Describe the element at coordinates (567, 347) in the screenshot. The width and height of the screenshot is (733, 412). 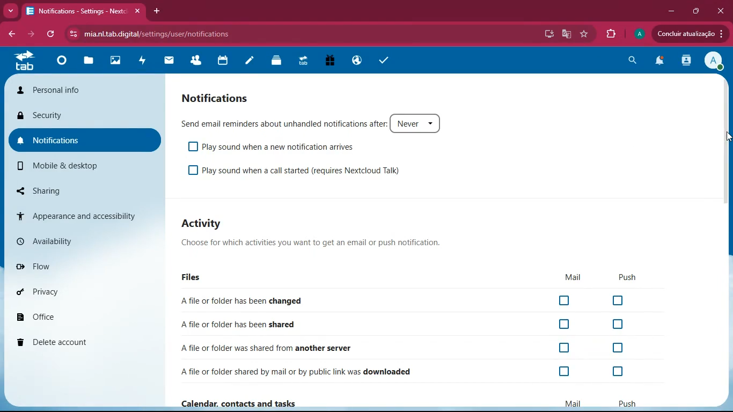
I see `Checkbox` at that location.